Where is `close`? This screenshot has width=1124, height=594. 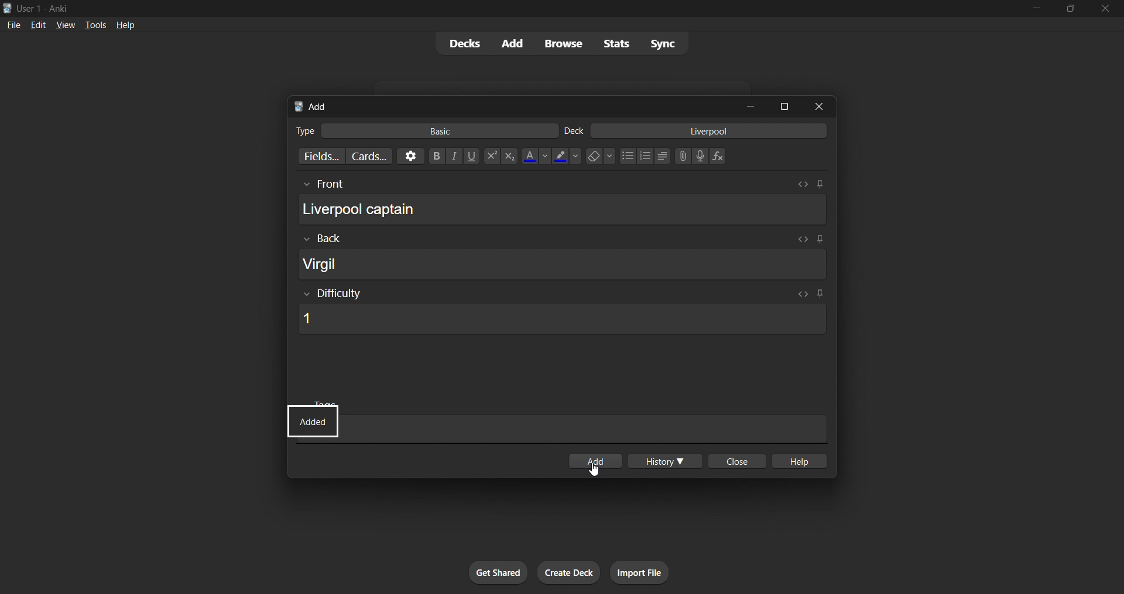 close is located at coordinates (737, 461).